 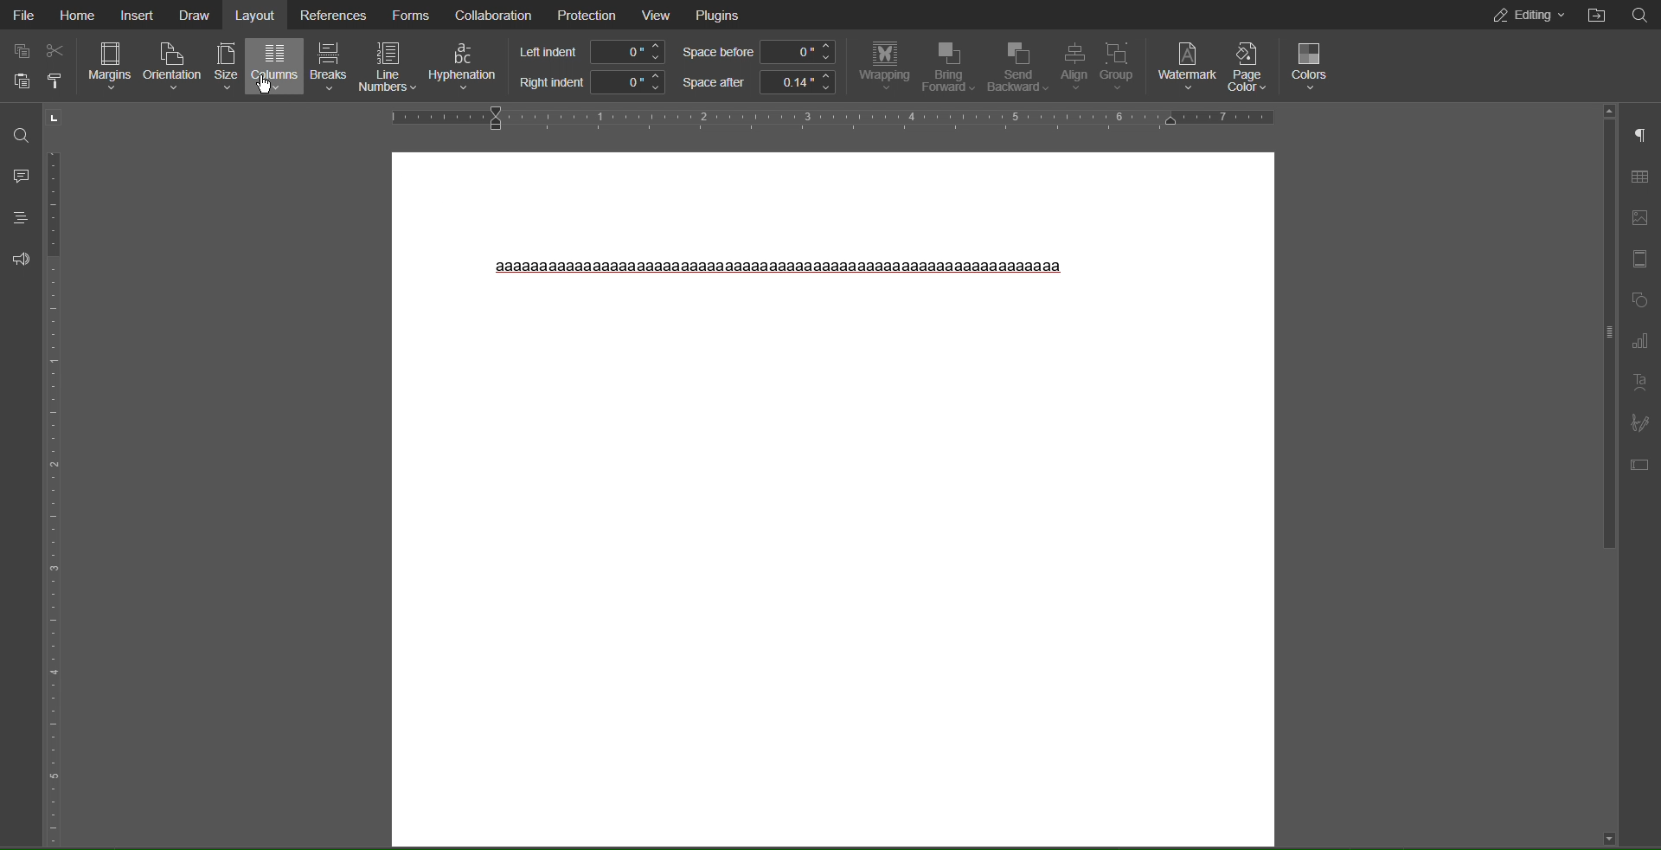 I want to click on Text Art, so click(x=1640, y=382).